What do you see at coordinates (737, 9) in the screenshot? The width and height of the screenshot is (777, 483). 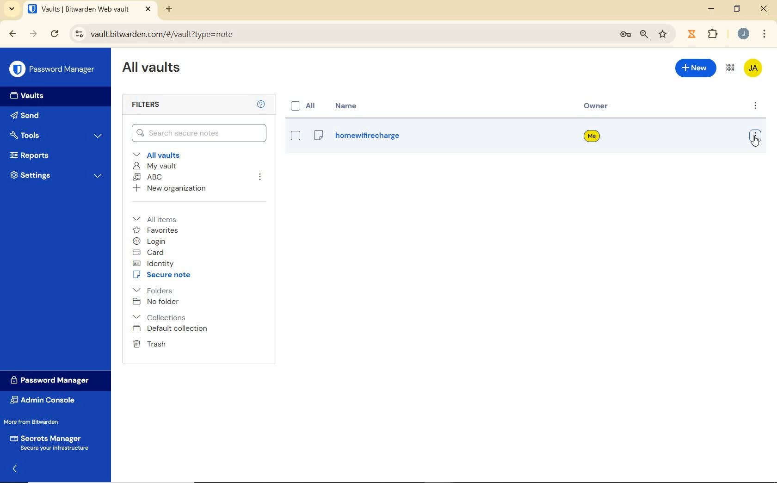 I see `restore` at bounding box center [737, 9].